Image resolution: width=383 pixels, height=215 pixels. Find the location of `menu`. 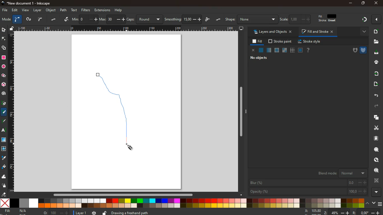

menu is located at coordinates (380, 203).